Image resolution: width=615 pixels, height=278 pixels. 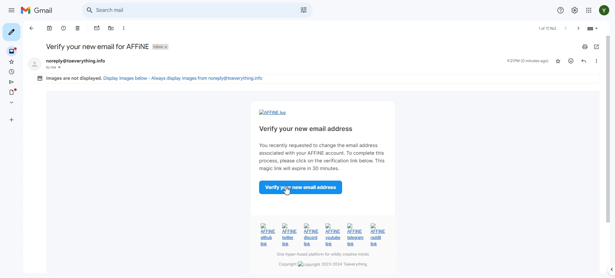 What do you see at coordinates (40, 11) in the screenshot?
I see `Logo` at bounding box center [40, 11].